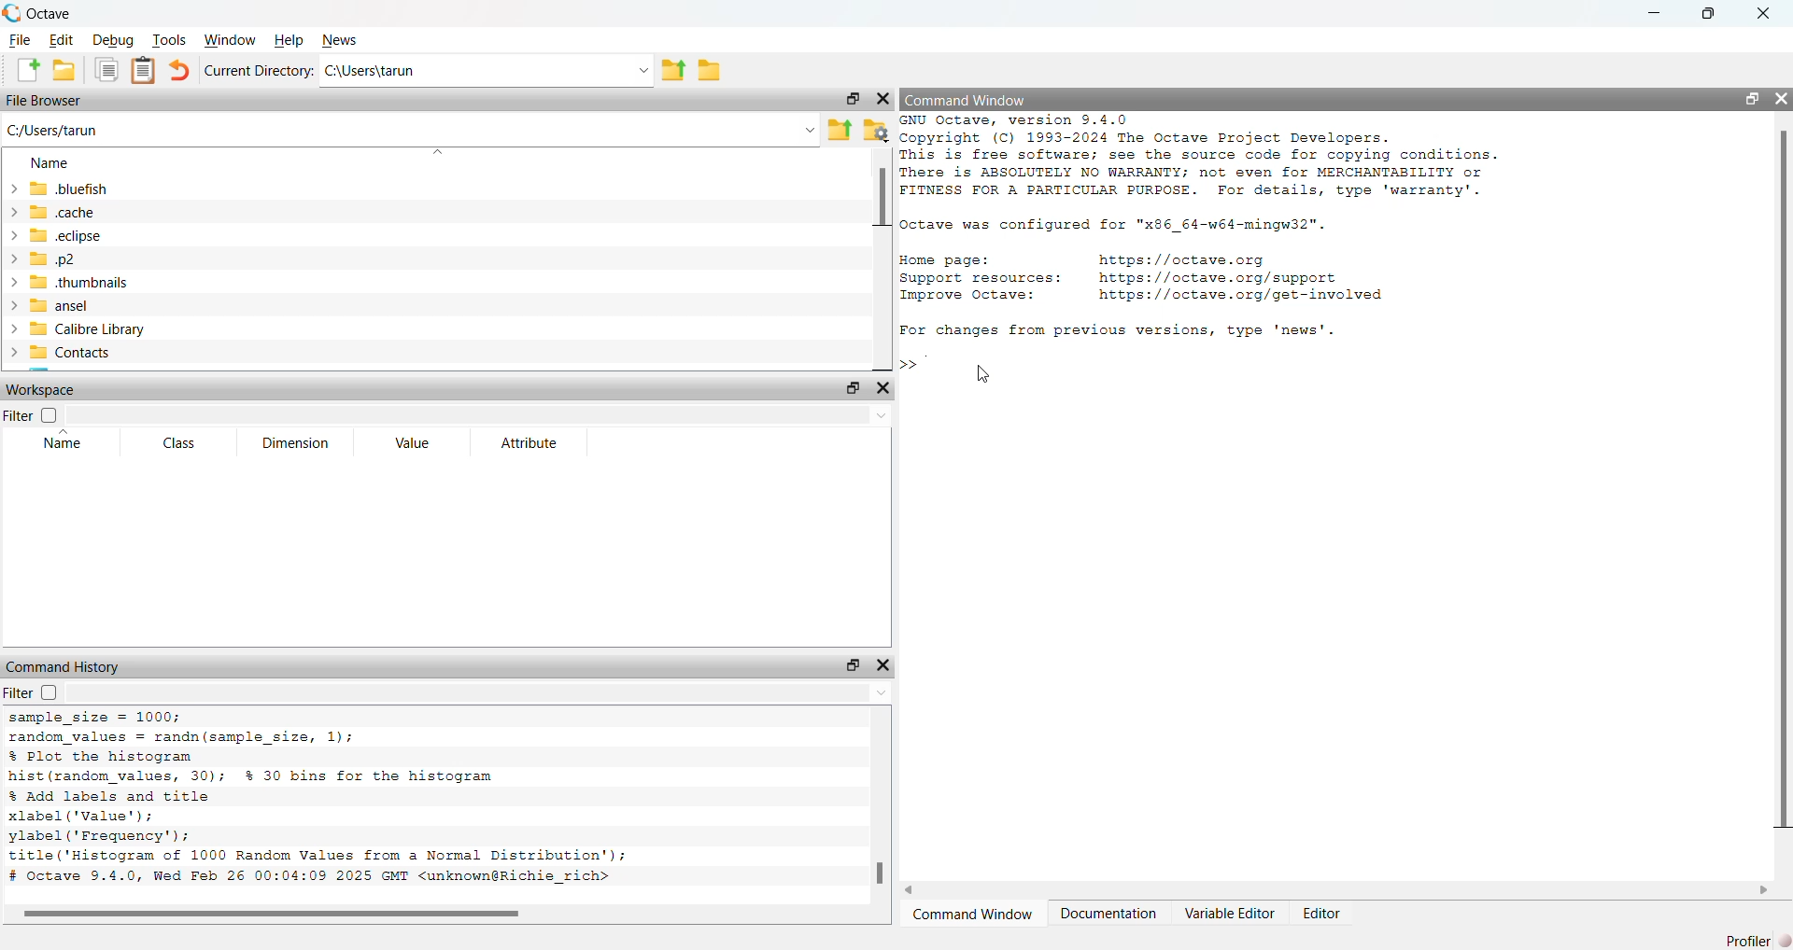  What do you see at coordinates (291, 41) in the screenshot?
I see `Help` at bounding box center [291, 41].